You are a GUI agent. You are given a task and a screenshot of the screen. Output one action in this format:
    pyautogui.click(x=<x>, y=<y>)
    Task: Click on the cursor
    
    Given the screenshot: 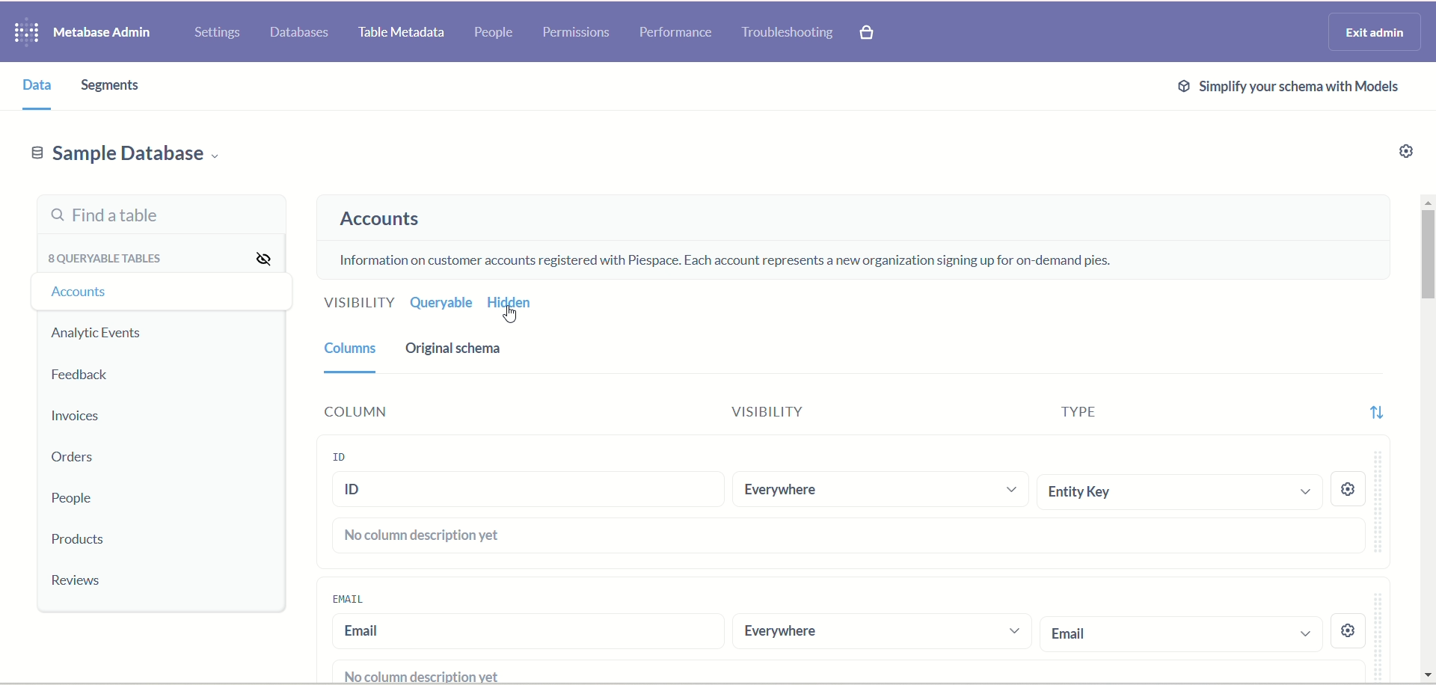 What is the action you would take?
    pyautogui.click(x=522, y=316)
    